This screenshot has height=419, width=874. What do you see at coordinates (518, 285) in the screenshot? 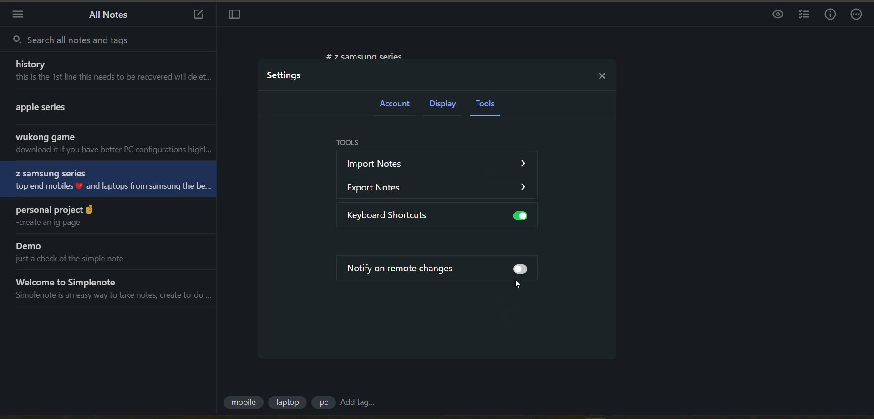
I see `cursor` at bounding box center [518, 285].